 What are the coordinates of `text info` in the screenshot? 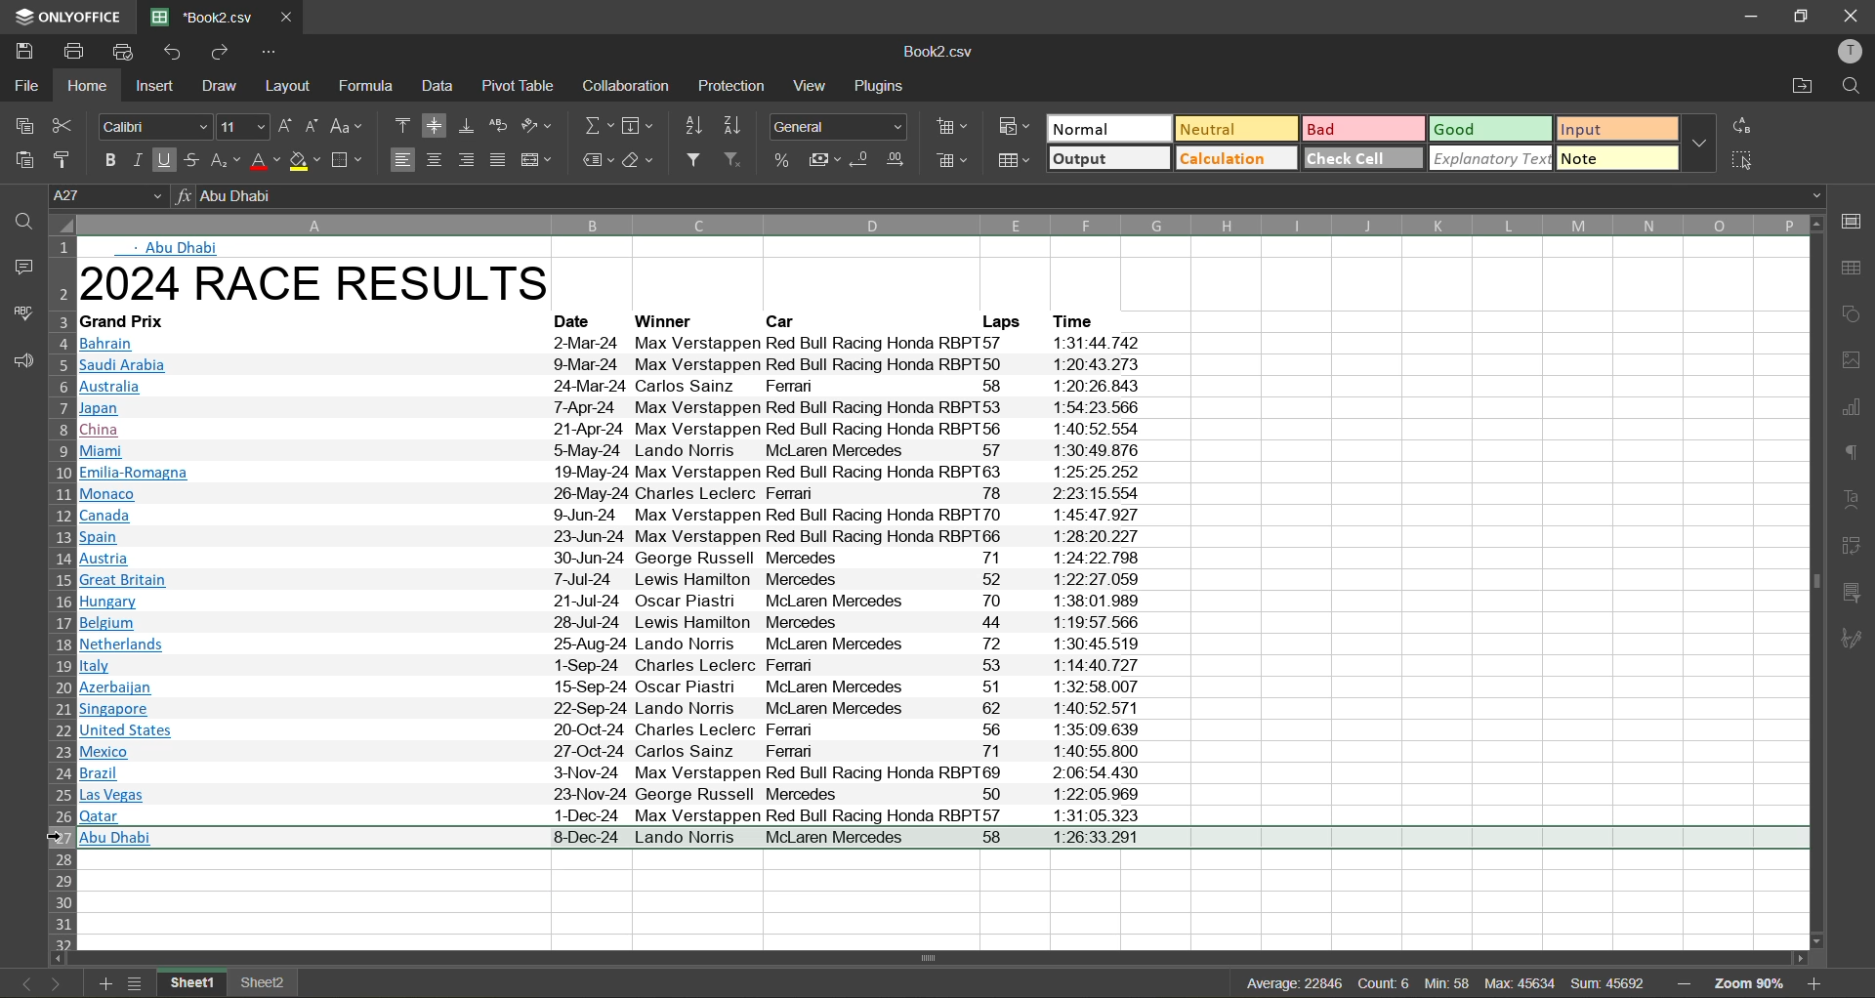 It's located at (611, 366).